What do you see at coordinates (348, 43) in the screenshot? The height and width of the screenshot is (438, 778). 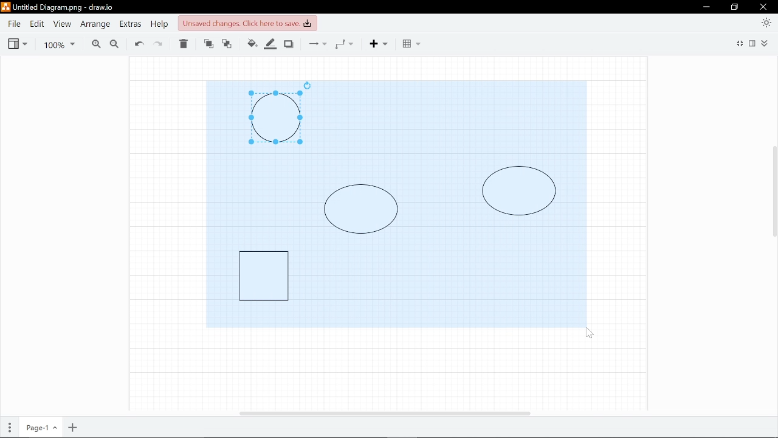 I see `Waypoints` at bounding box center [348, 43].